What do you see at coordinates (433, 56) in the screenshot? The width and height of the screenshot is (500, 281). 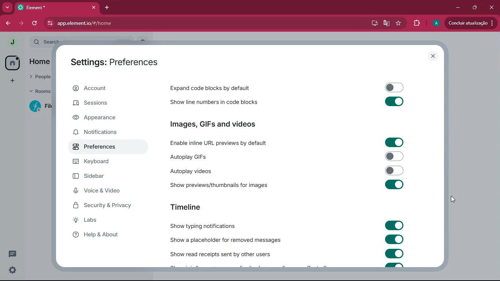 I see `close` at bounding box center [433, 56].